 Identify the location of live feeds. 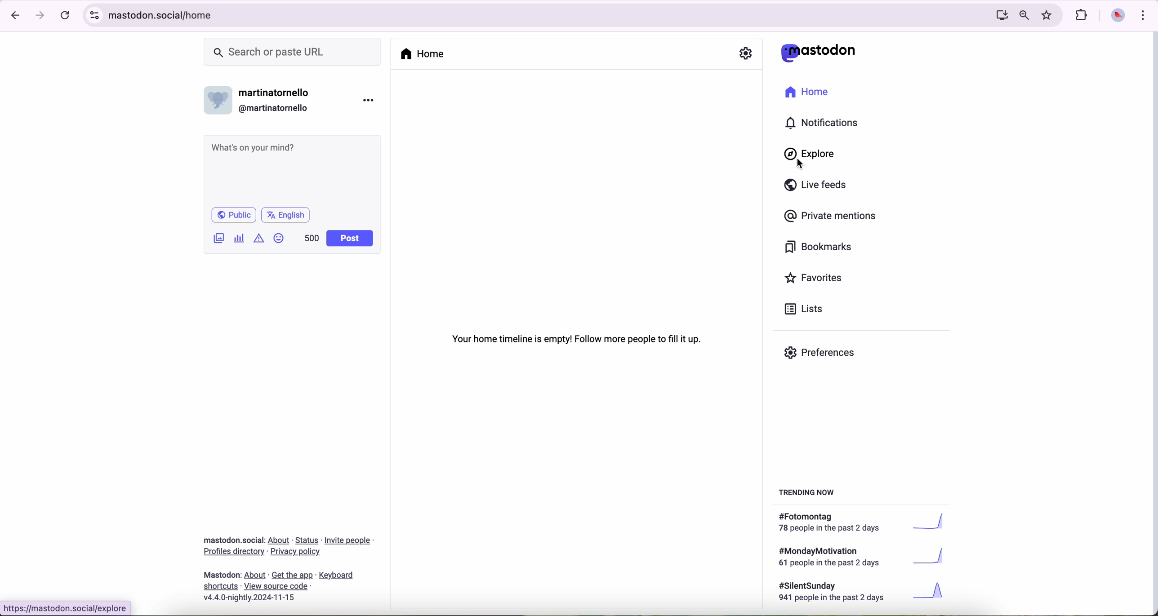
(819, 187).